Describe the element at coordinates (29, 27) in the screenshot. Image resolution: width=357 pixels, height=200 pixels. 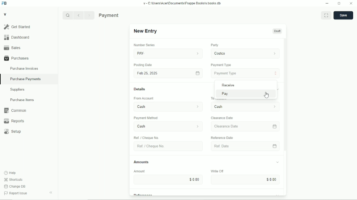
I see `Gel Started` at that location.